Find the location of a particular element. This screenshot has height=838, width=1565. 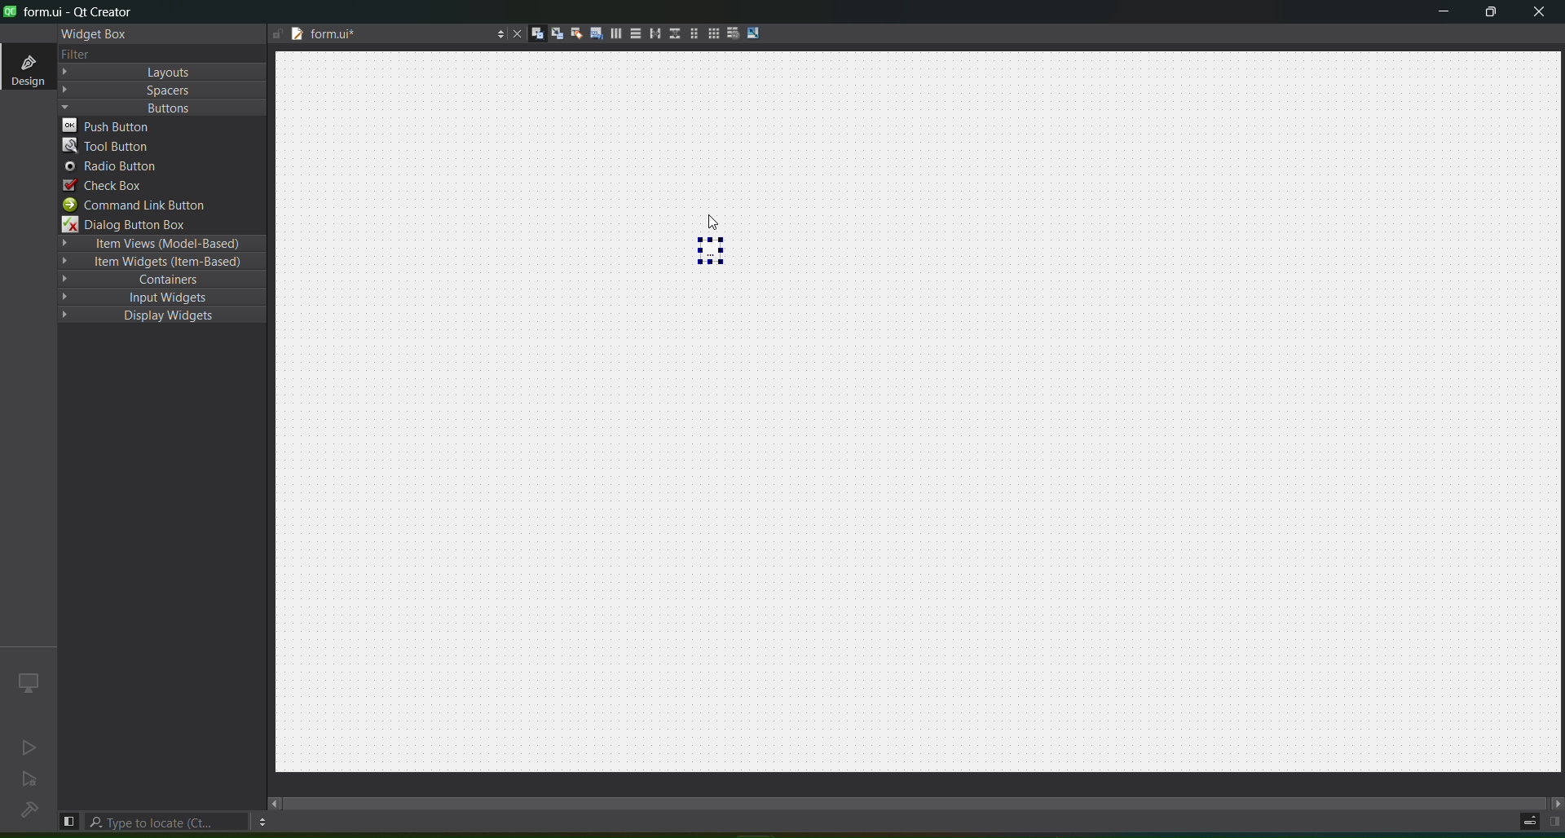

layout in a form layout is located at coordinates (693, 32).